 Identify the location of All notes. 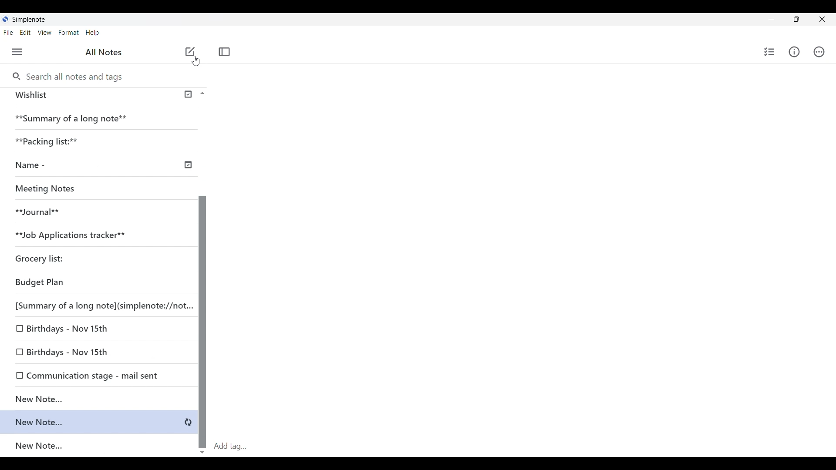
(106, 52).